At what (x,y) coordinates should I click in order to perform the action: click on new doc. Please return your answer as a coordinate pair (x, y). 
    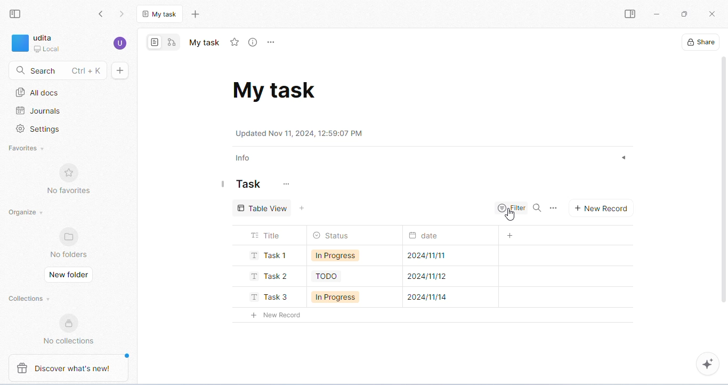
    Looking at the image, I should click on (120, 70).